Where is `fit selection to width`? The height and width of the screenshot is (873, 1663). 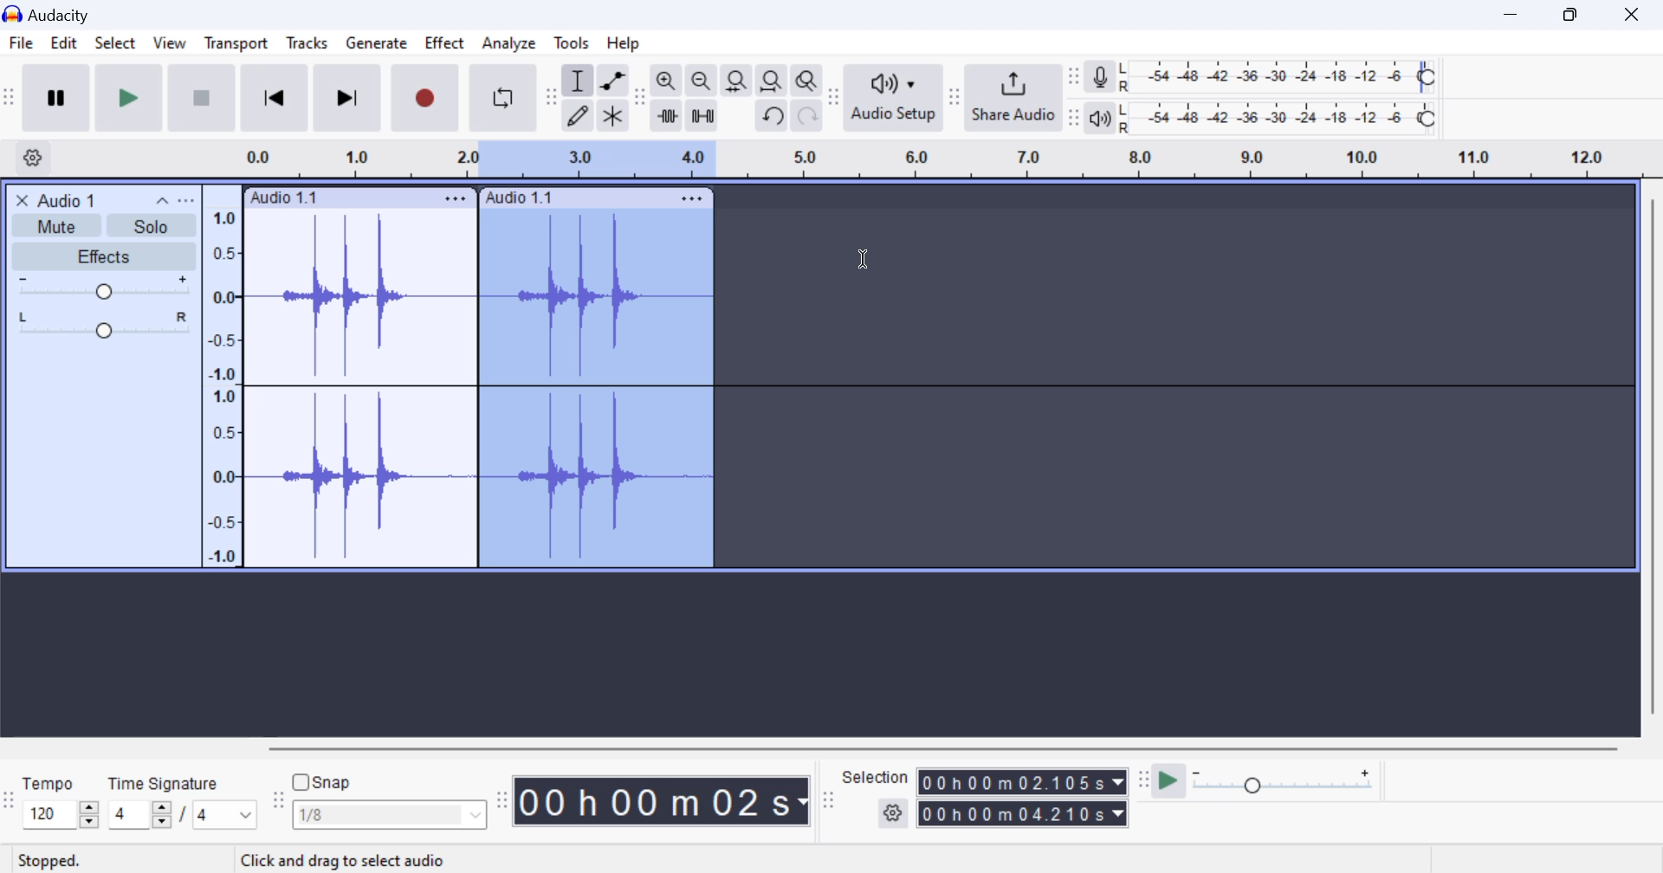
fit selection to width is located at coordinates (734, 82).